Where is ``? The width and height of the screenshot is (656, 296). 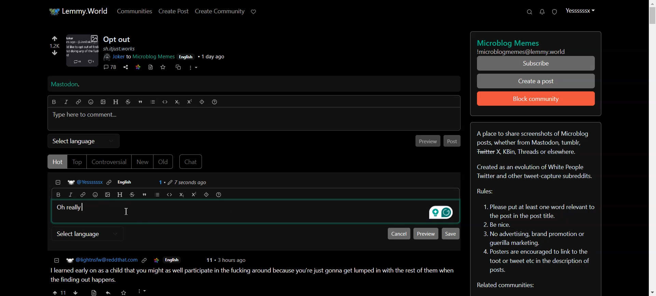  is located at coordinates (124, 292).